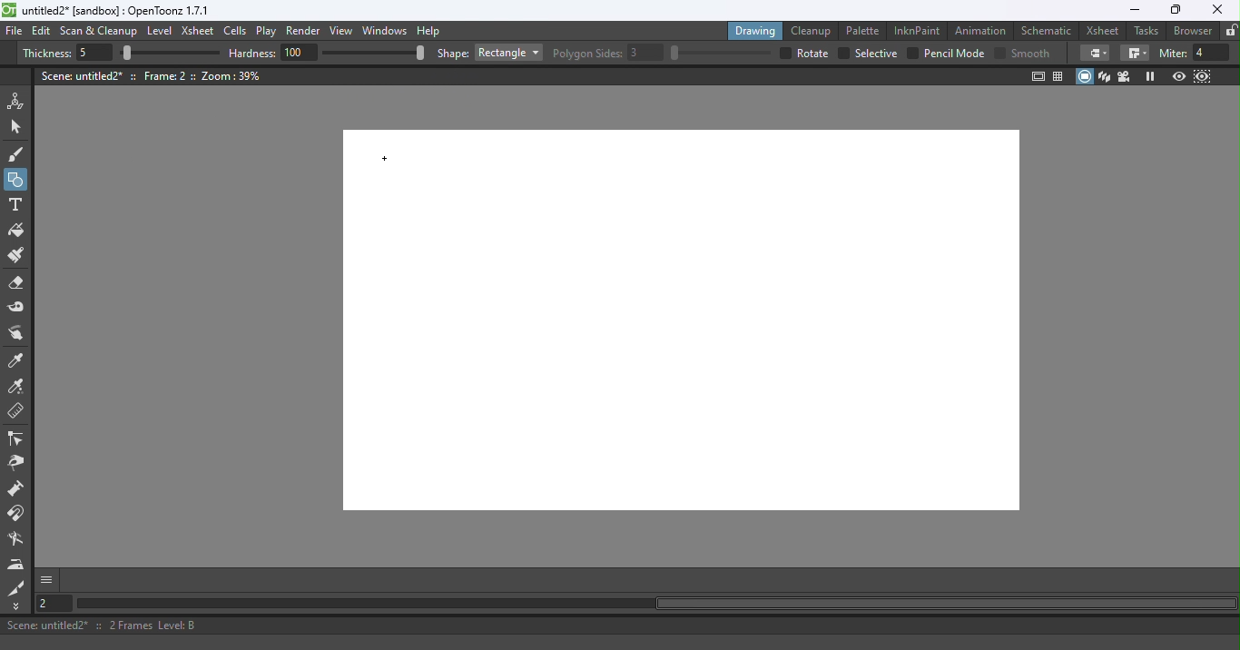 The width and height of the screenshot is (1240, 650). What do you see at coordinates (1037, 76) in the screenshot?
I see `Safe area` at bounding box center [1037, 76].